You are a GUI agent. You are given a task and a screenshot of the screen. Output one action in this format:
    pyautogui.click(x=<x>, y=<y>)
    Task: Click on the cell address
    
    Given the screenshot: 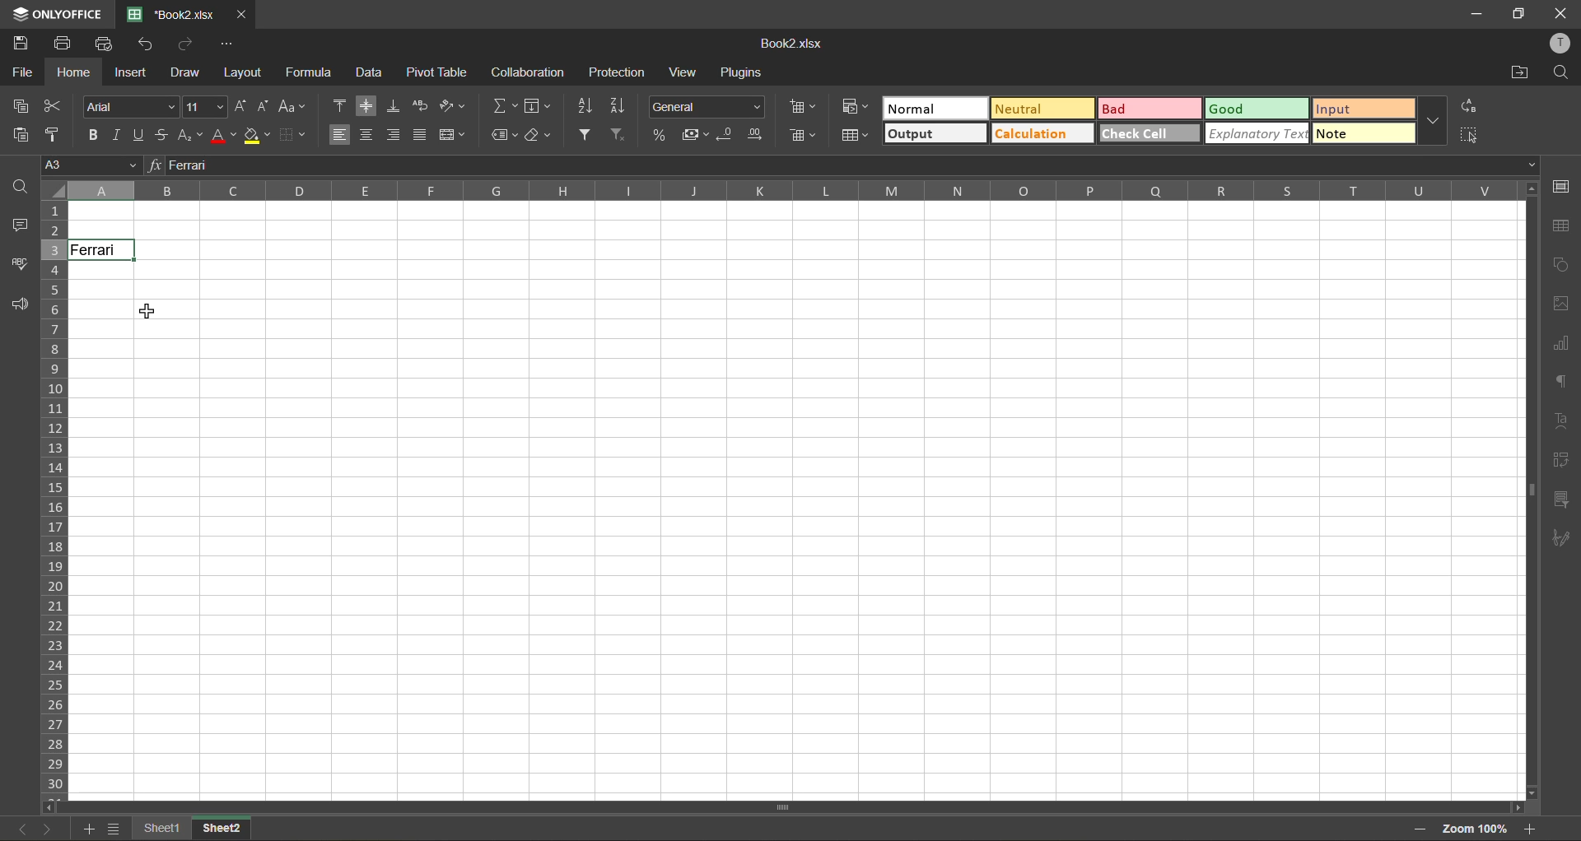 What is the action you would take?
    pyautogui.click(x=90, y=164)
    